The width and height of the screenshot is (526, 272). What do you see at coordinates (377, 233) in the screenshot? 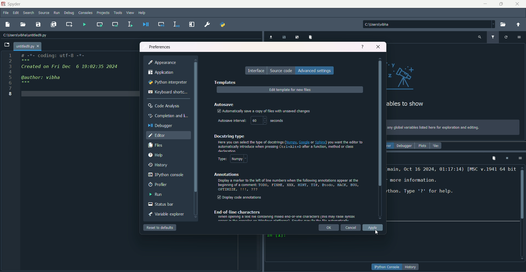
I see `cursor` at bounding box center [377, 233].